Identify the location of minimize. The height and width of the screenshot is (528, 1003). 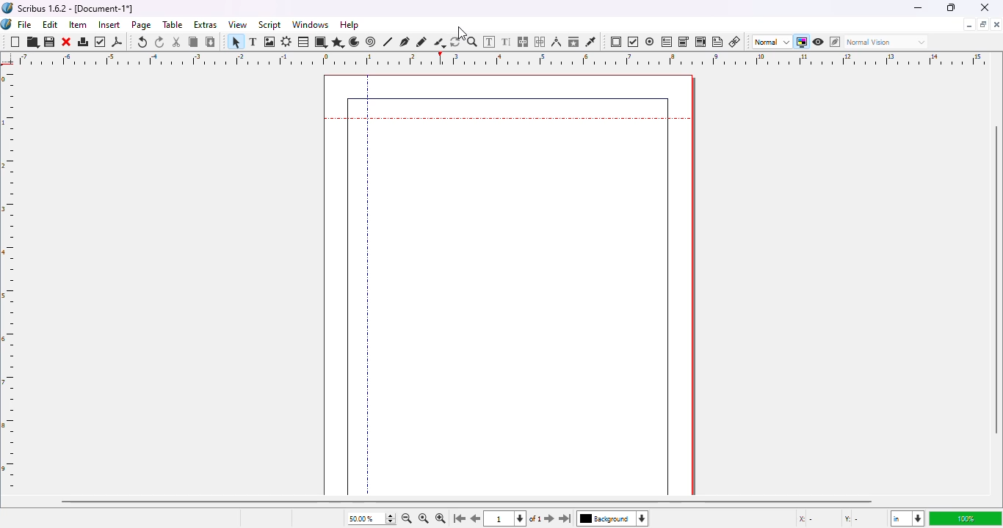
(917, 7).